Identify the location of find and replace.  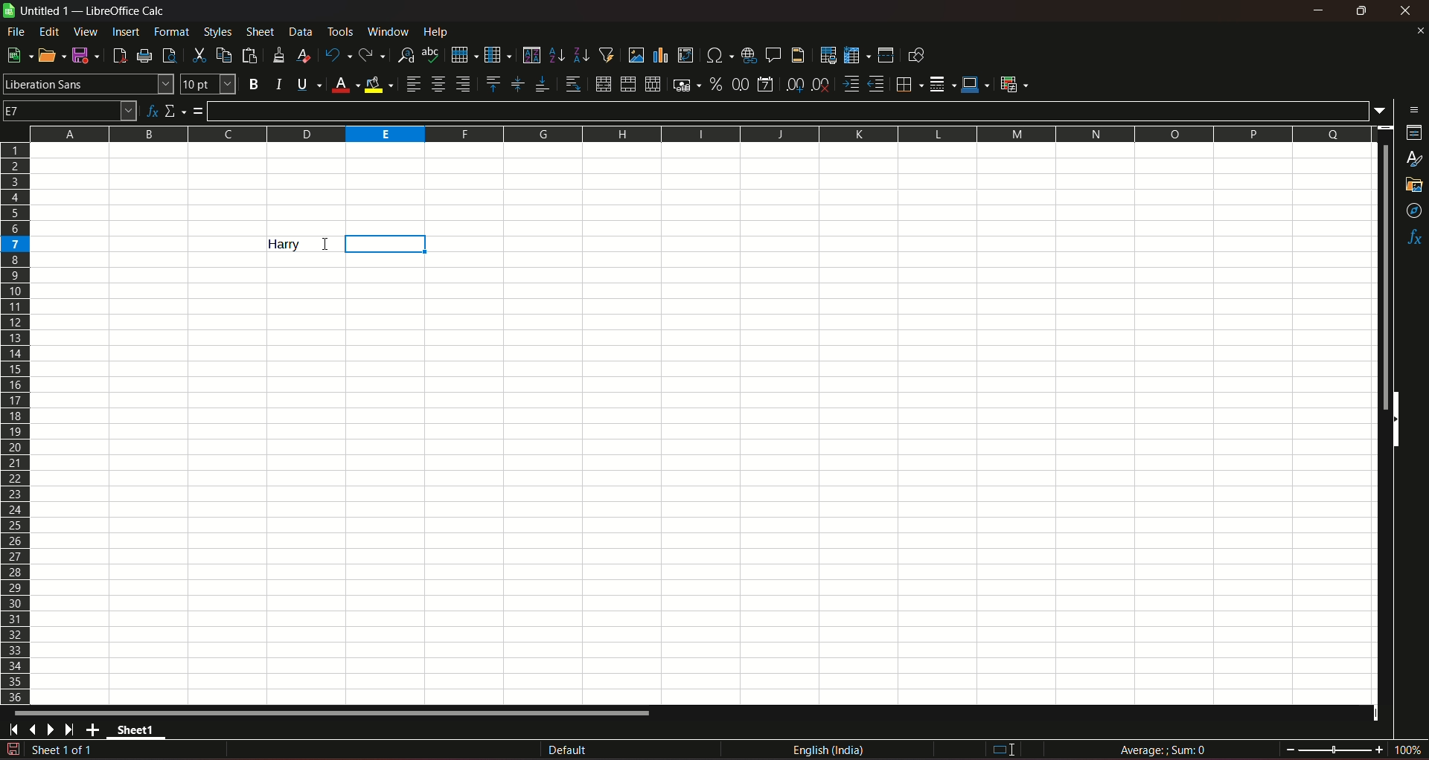
(405, 54).